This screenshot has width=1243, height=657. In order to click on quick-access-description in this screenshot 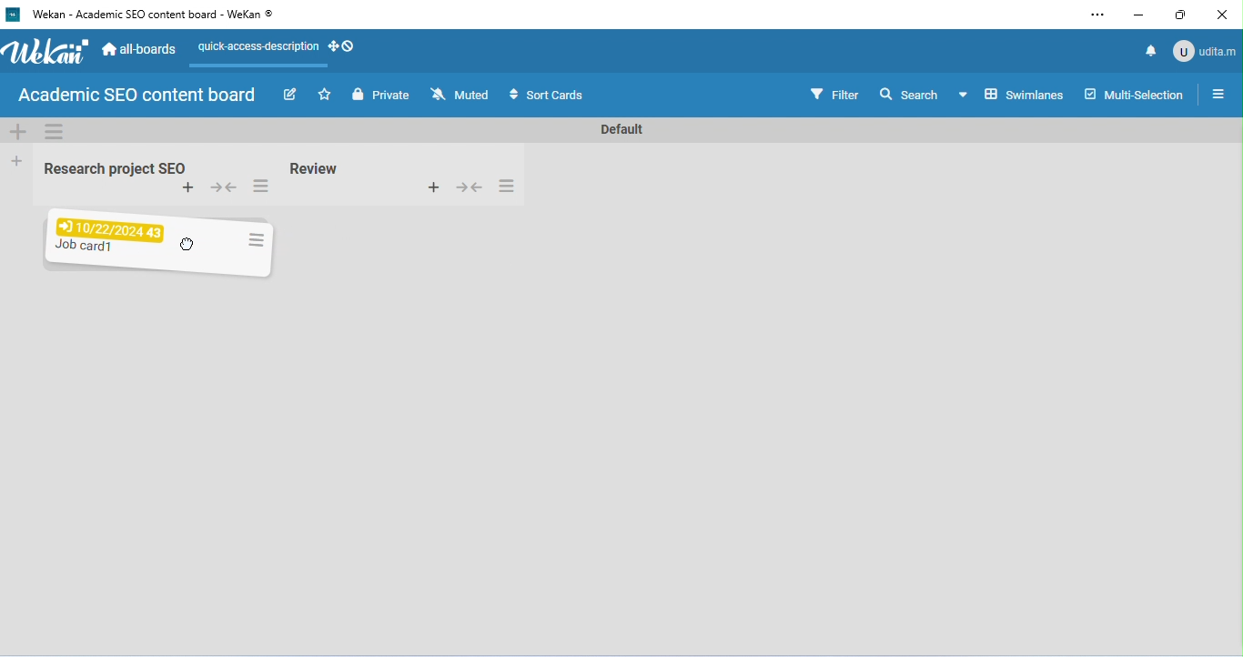, I will do `click(256, 49)`.